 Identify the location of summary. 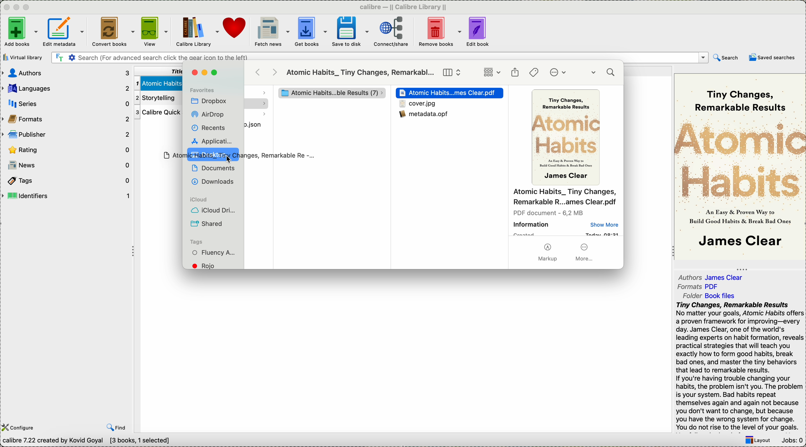
(739, 367).